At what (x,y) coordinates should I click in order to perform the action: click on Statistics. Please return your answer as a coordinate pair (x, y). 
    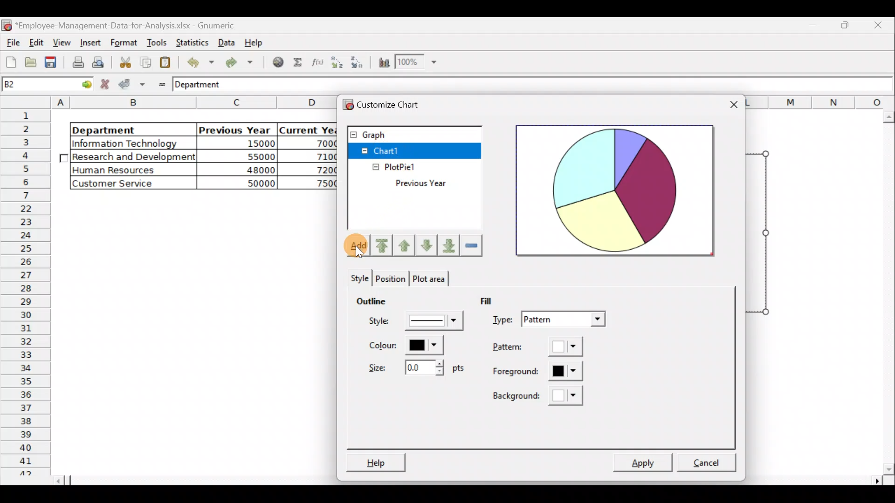
    Looking at the image, I should click on (193, 42).